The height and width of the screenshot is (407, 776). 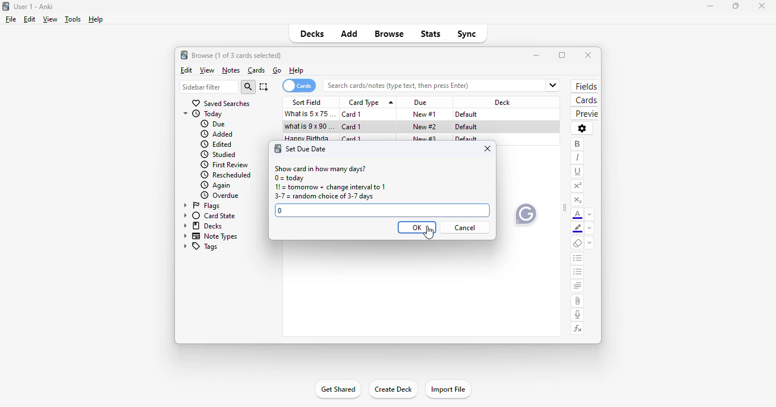 I want to click on superscript, so click(x=578, y=186).